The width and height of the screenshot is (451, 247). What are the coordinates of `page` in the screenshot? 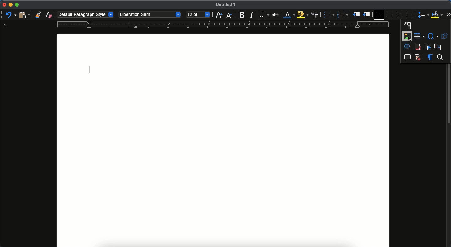 It's located at (223, 140).